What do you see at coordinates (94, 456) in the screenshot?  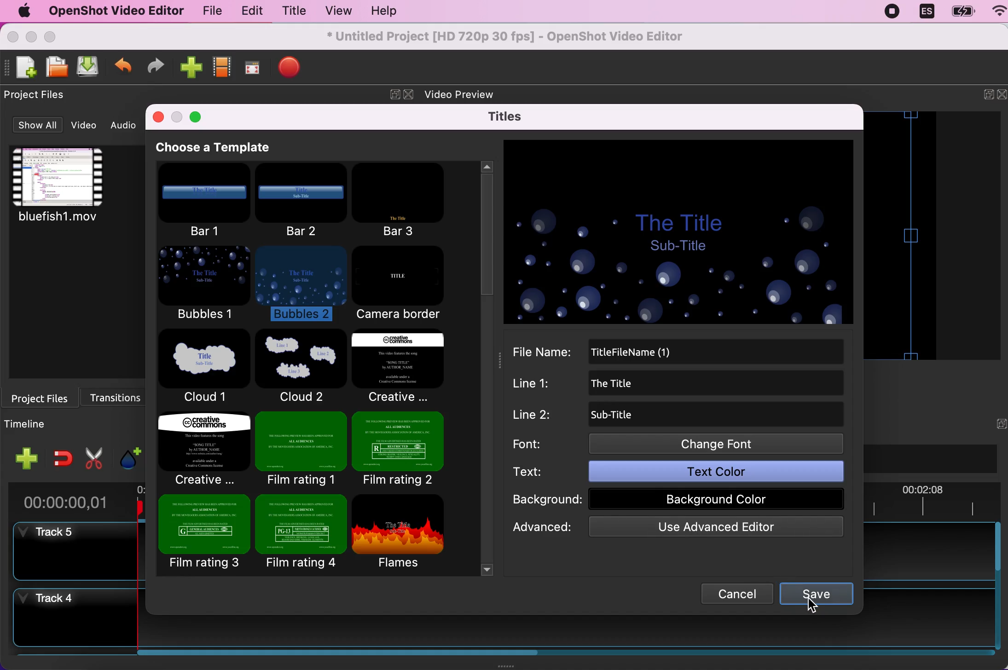 I see `cut` at bounding box center [94, 456].